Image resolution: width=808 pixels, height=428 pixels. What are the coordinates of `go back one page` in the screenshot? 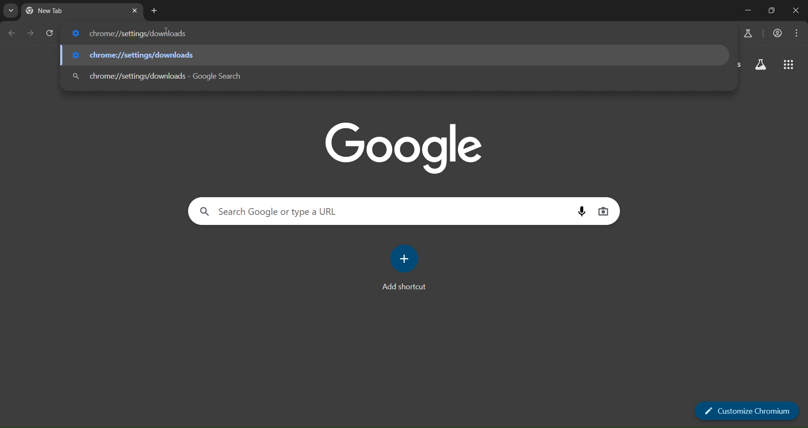 It's located at (10, 34).